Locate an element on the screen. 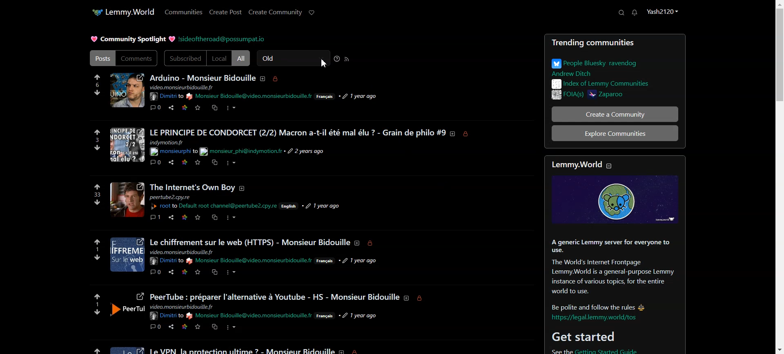   is located at coordinates (128, 255).